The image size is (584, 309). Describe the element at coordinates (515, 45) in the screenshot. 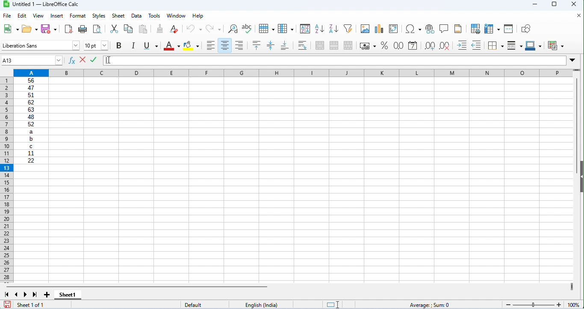

I see `border style` at that location.